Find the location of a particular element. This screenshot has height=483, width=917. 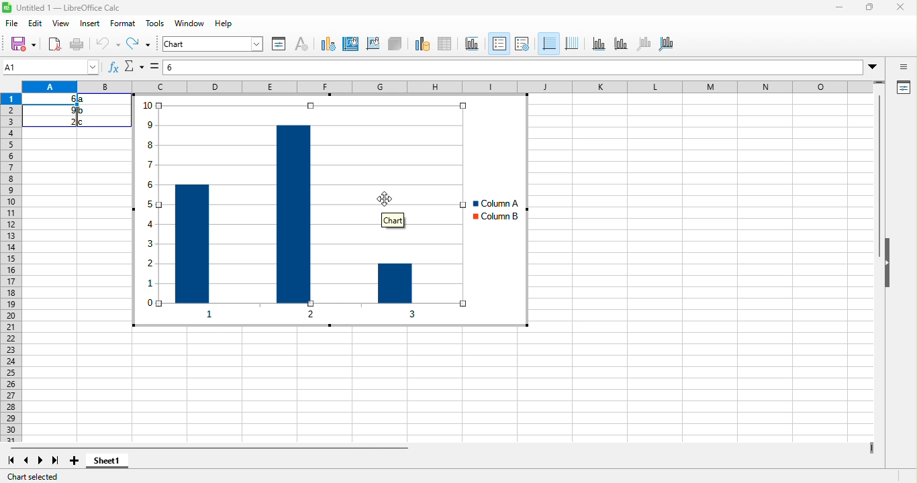

data ranges is located at coordinates (422, 44).